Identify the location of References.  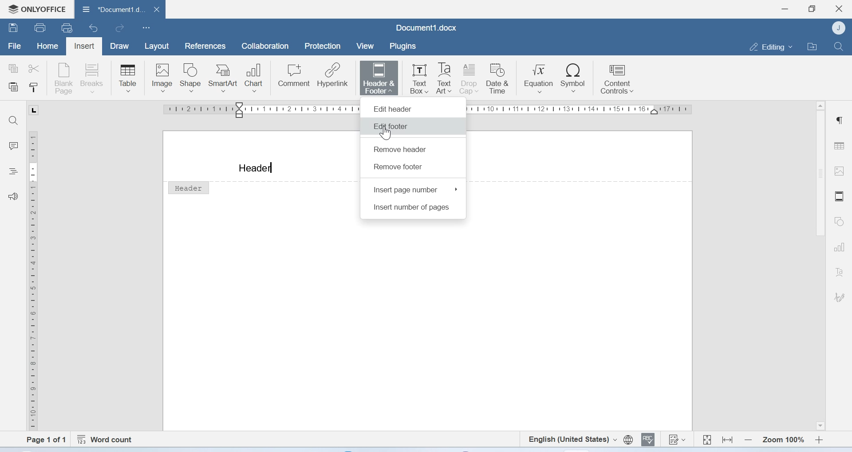
(204, 46).